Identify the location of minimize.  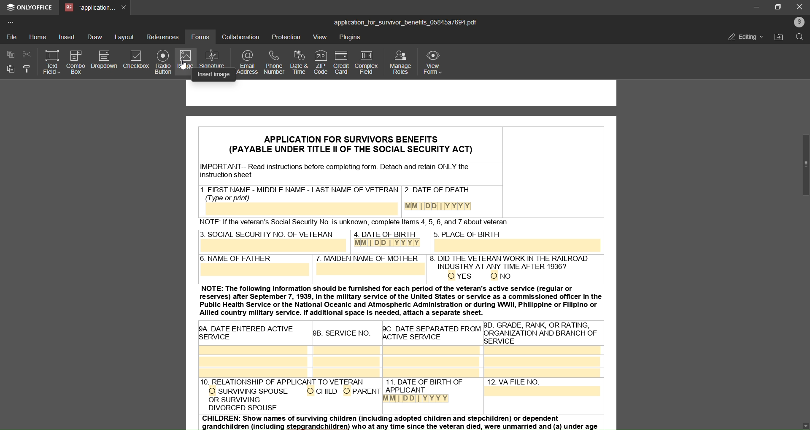
(754, 7).